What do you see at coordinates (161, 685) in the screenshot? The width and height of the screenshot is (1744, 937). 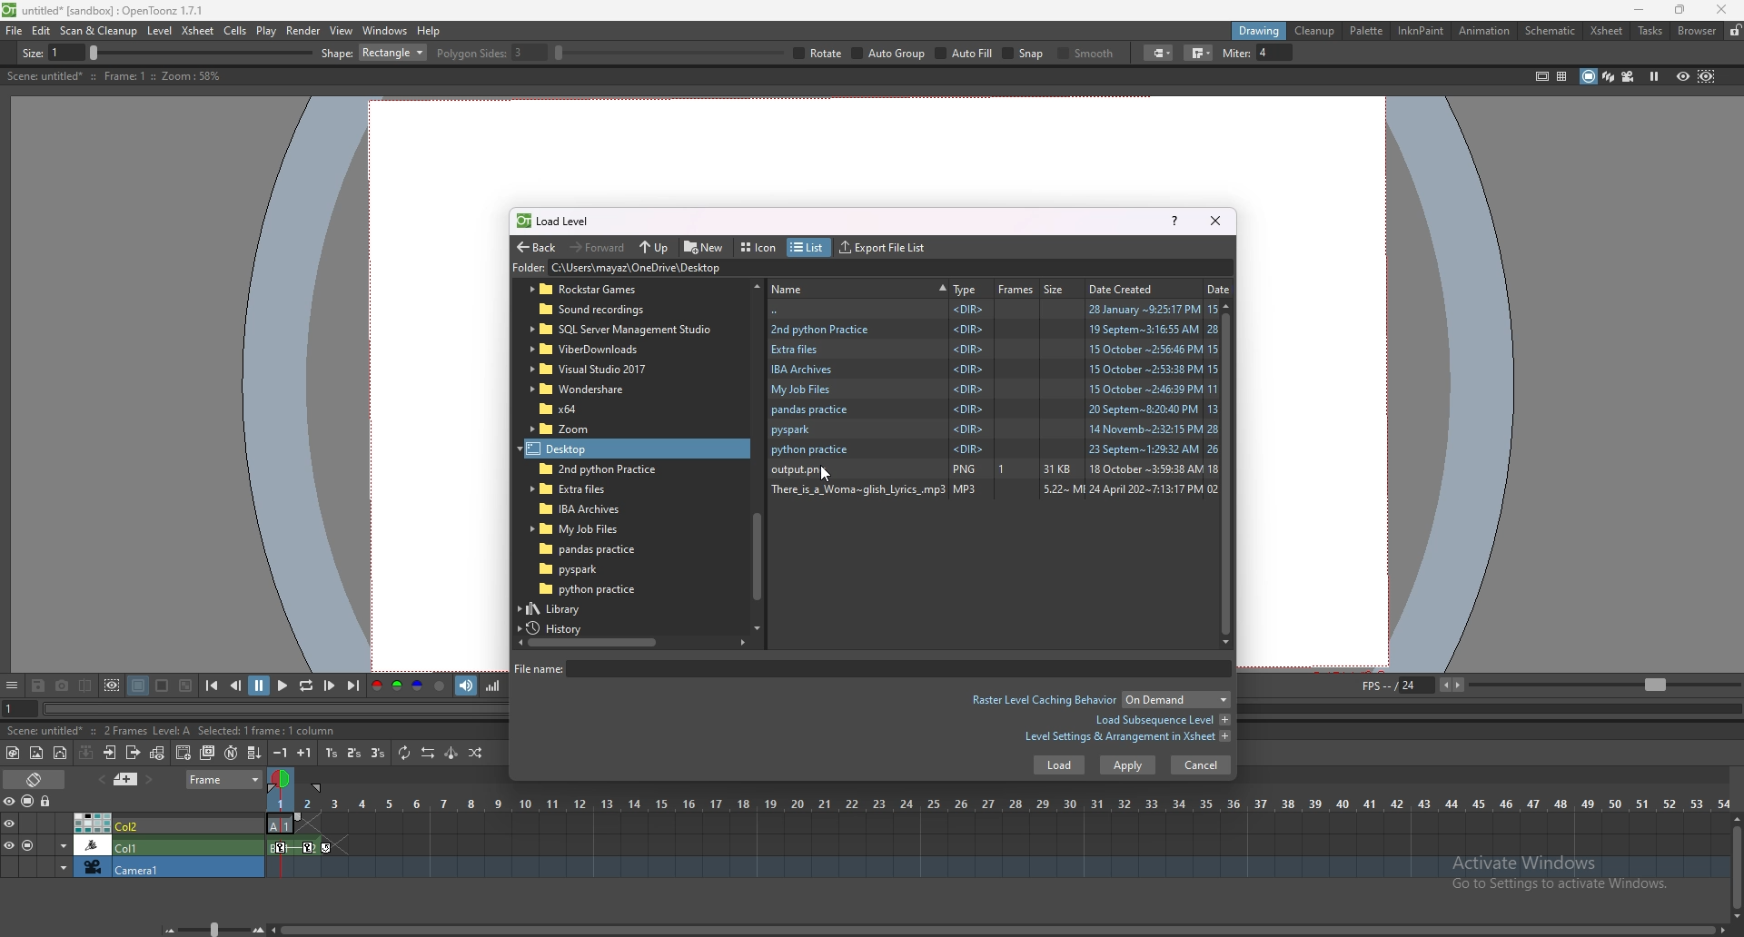 I see `white background` at bounding box center [161, 685].